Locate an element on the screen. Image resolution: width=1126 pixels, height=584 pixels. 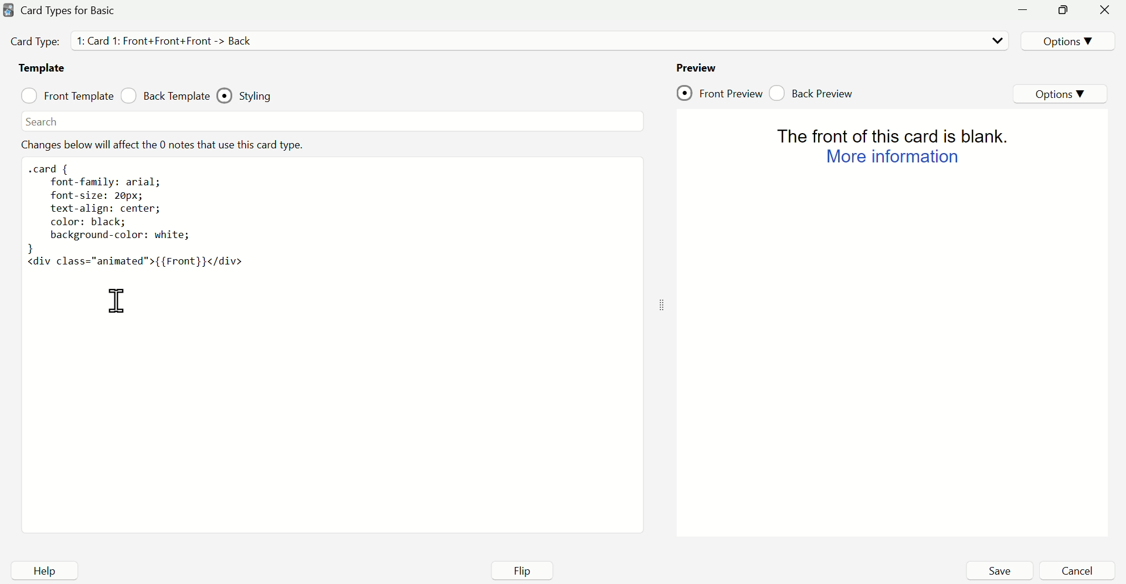
Save is located at coordinates (999, 571).